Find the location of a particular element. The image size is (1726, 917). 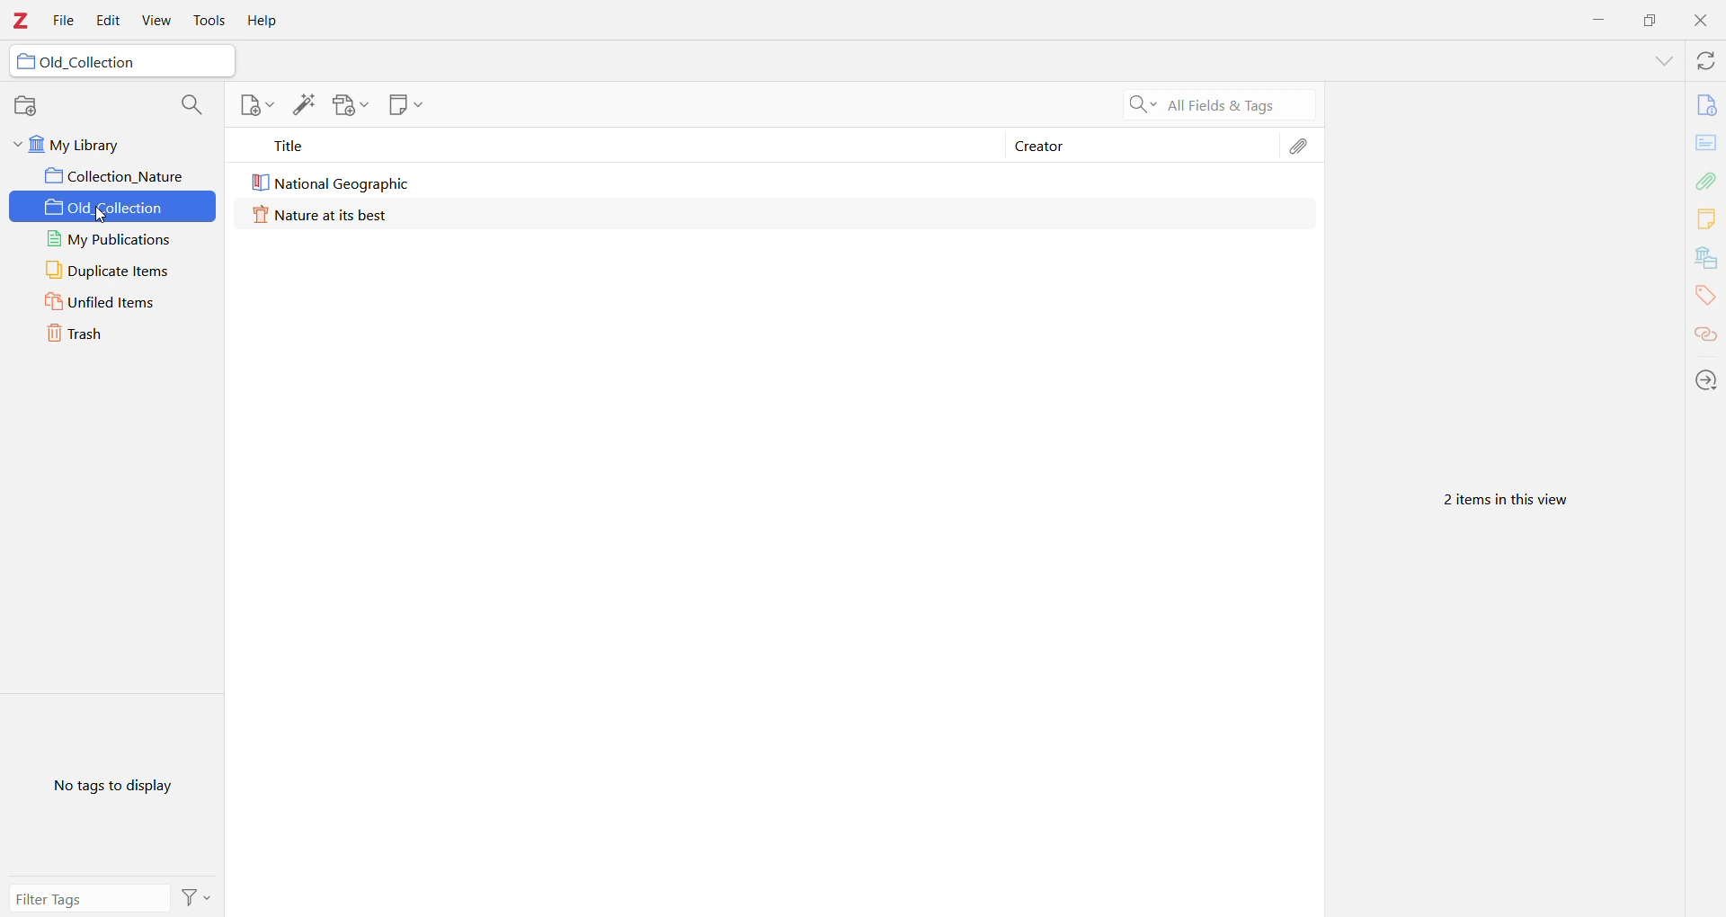

New Note is located at coordinates (407, 107).